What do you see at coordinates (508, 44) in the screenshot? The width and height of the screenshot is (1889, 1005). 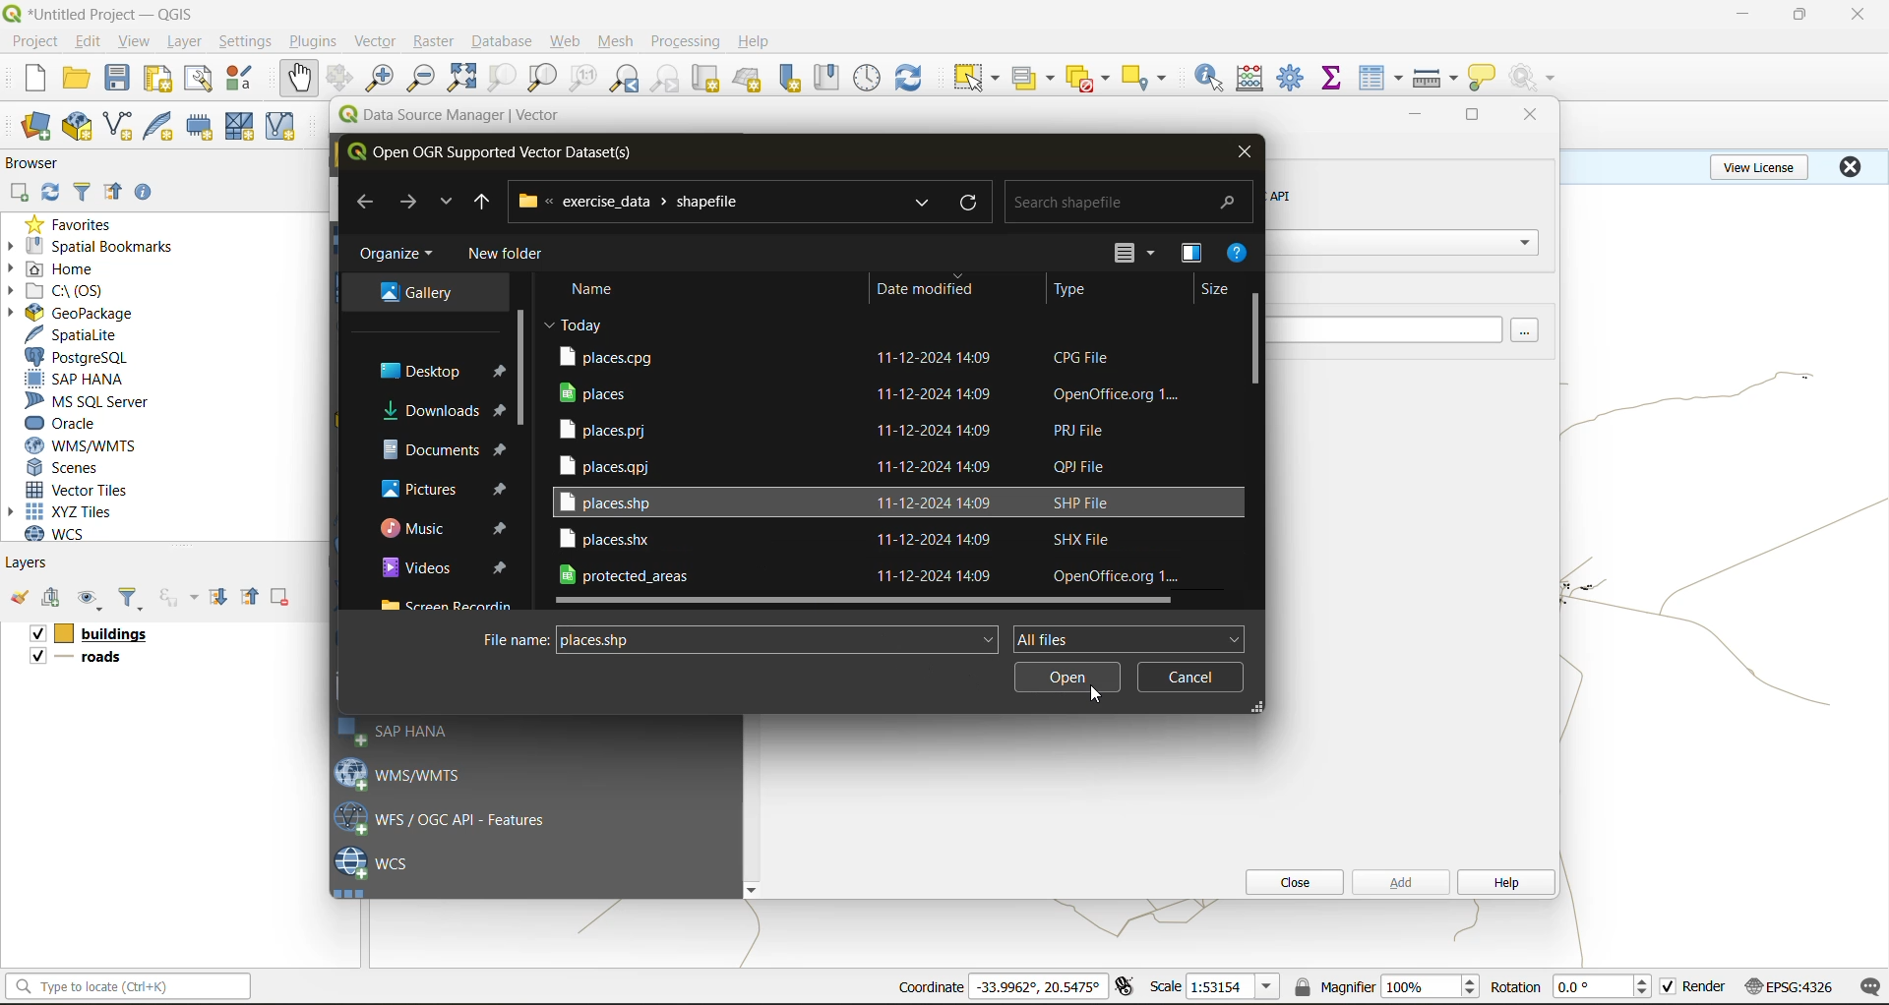 I see `database` at bounding box center [508, 44].